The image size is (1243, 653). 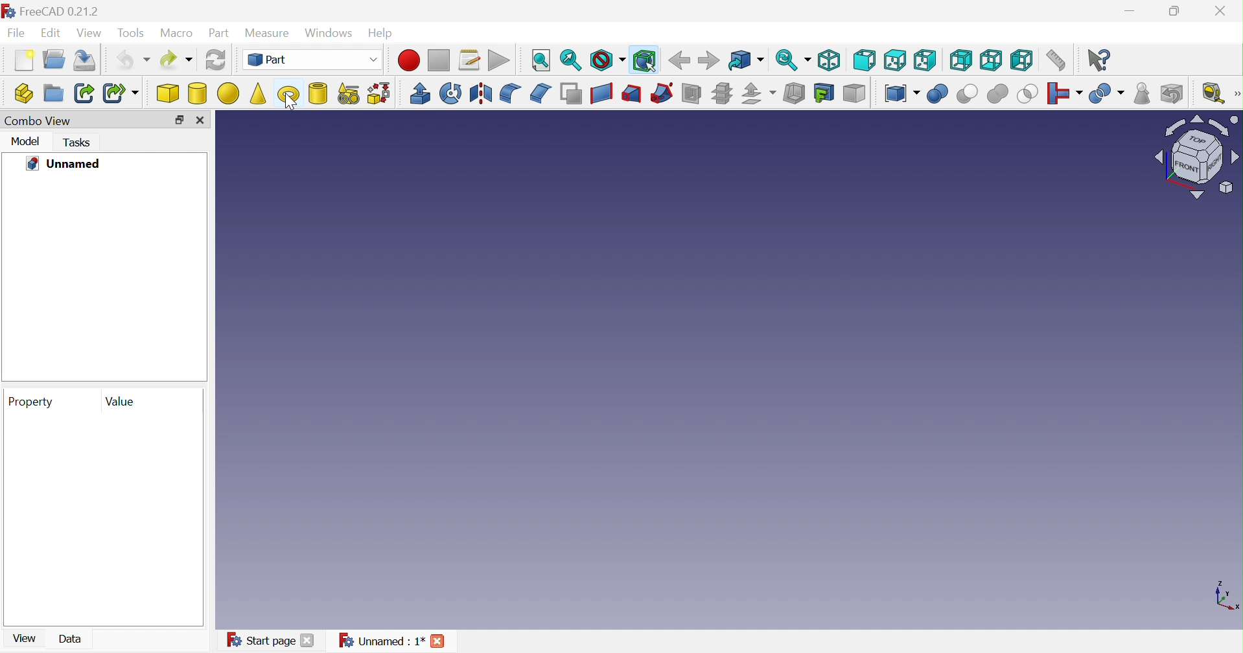 I want to click on Macro recording, so click(x=409, y=60).